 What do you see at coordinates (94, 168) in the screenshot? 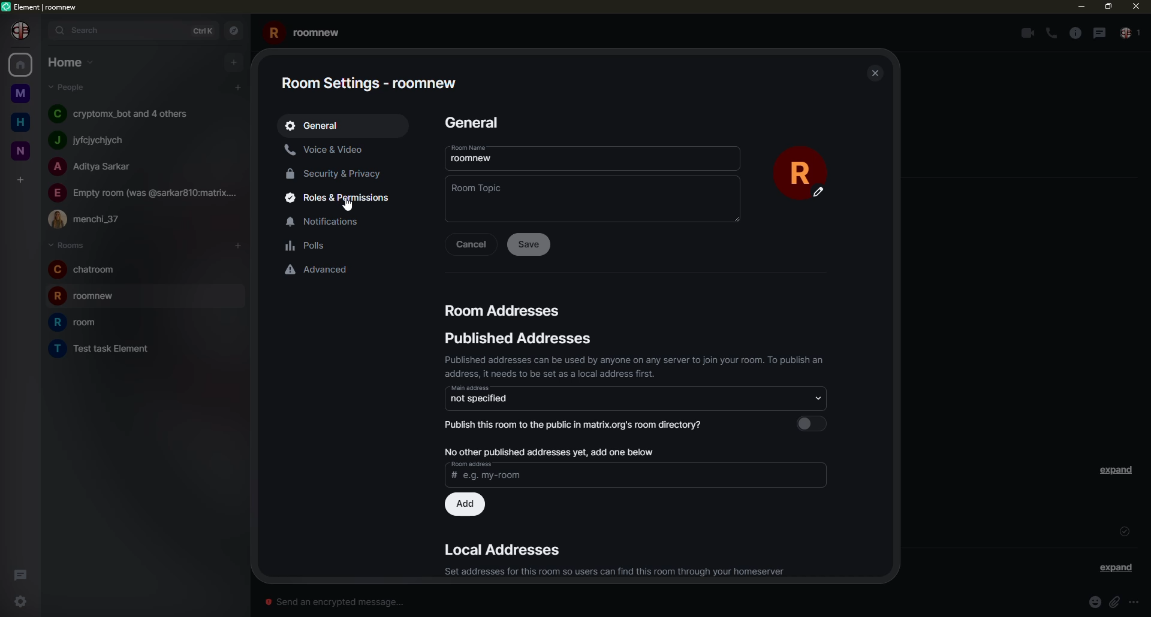
I see `people` at bounding box center [94, 168].